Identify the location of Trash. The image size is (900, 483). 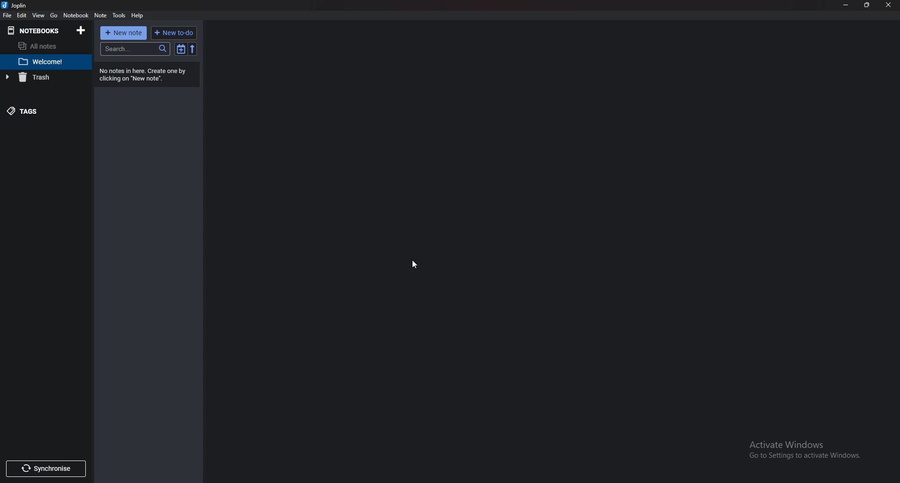
(43, 77).